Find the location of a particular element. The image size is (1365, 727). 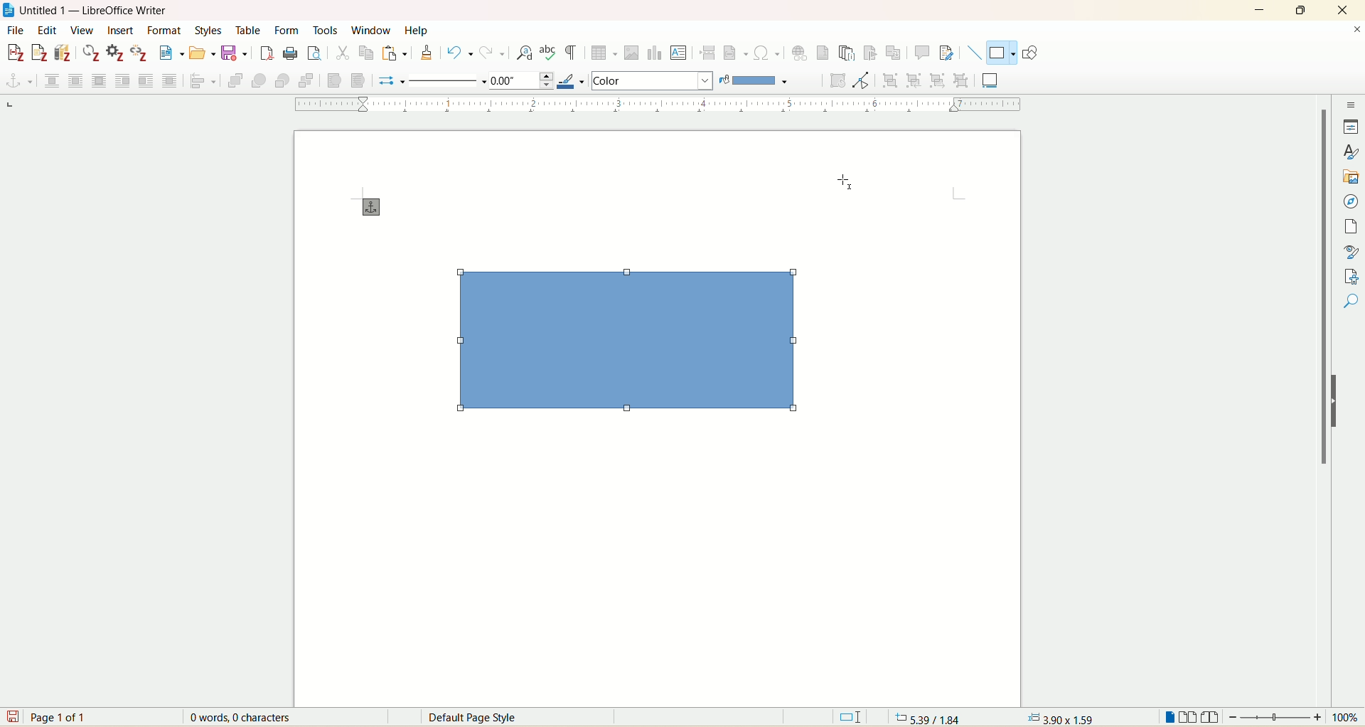

add note is located at coordinates (39, 53).